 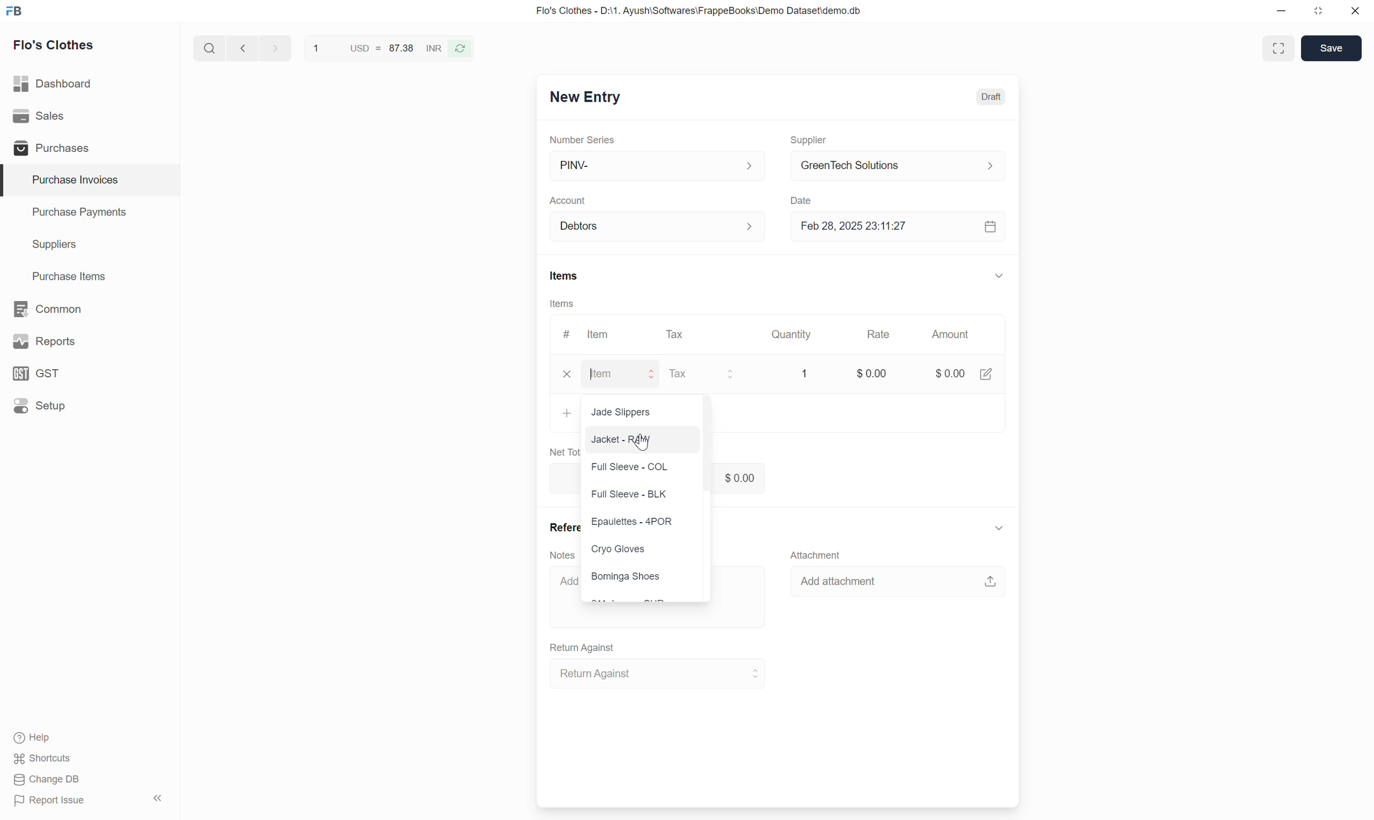 I want to click on Close, so click(x=567, y=374).